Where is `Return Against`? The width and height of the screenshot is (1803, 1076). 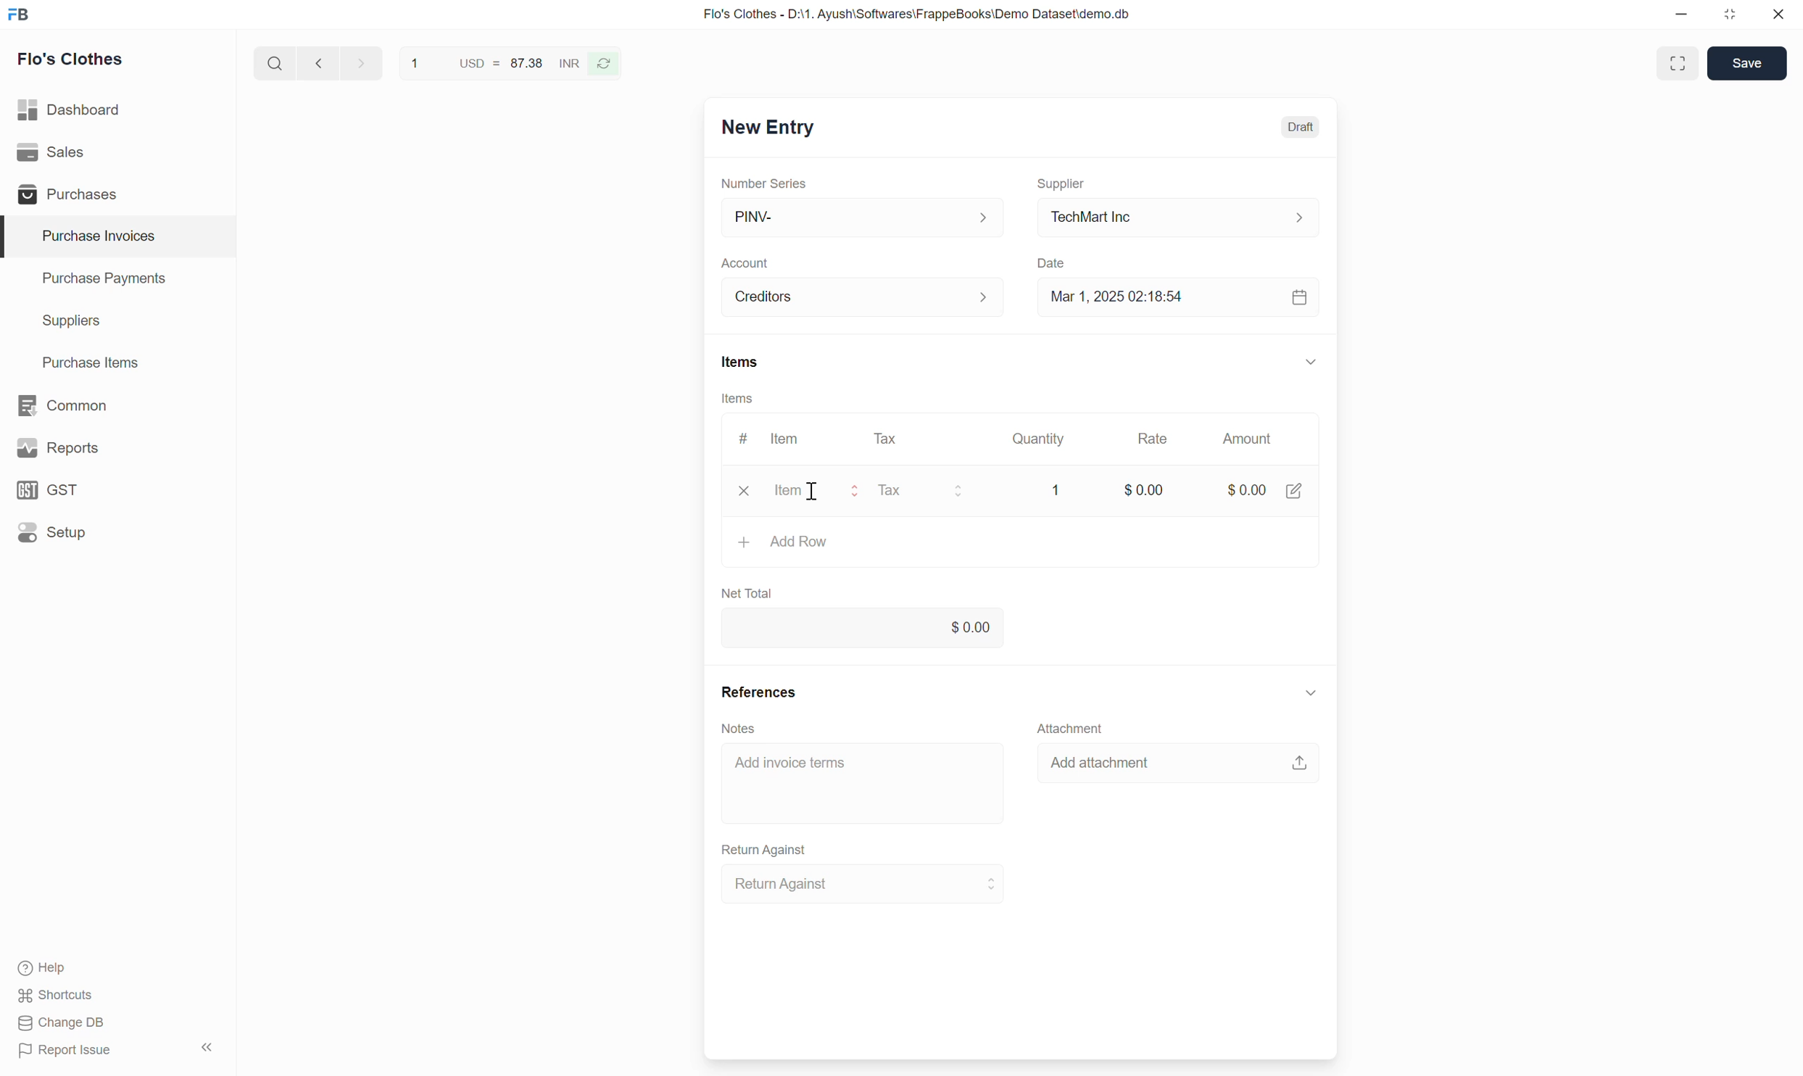
Return Against is located at coordinates (765, 851).